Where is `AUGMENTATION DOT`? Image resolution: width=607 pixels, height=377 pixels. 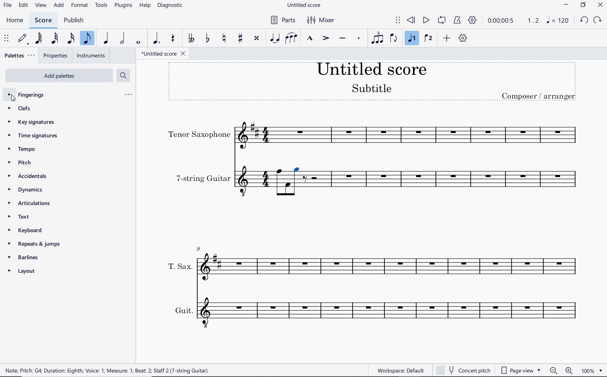 AUGMENTATION DOT is located at coordinates (156, 39).